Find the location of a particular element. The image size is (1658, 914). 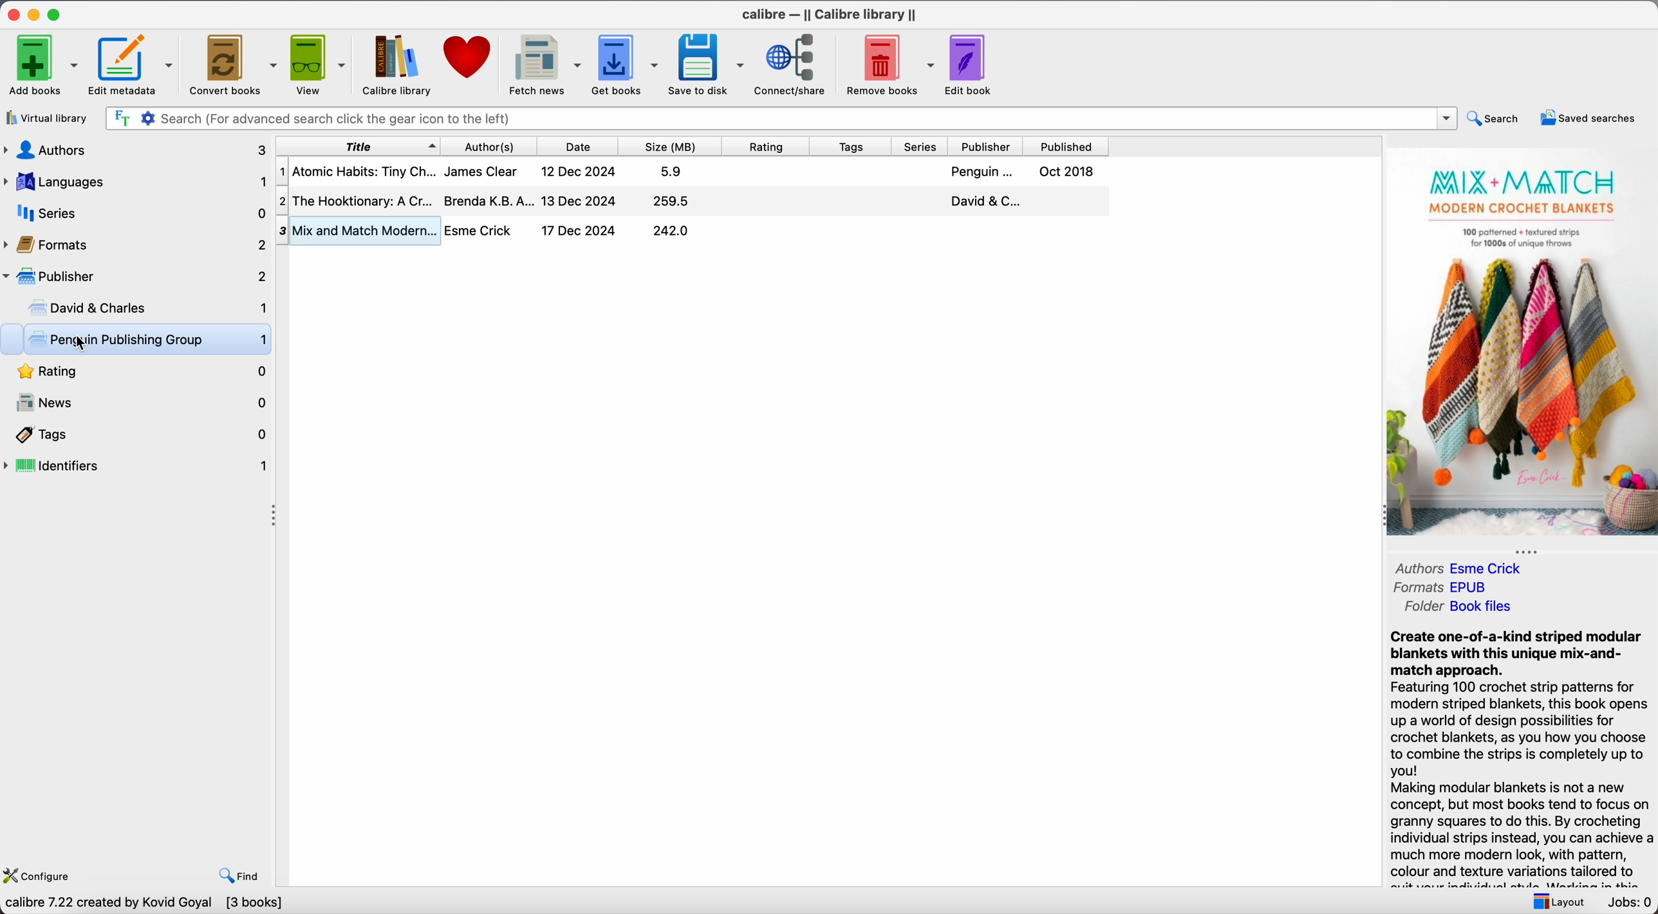

click on publicher options is located at coordinates (136, 276).